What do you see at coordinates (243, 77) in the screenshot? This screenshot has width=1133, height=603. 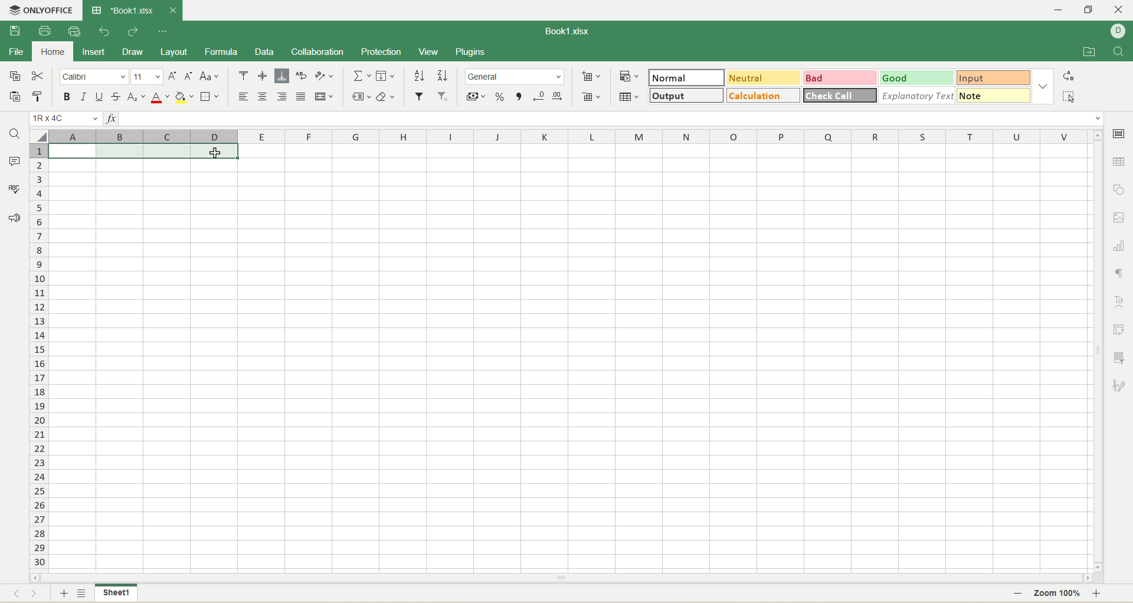 I see `align top` at bounding box center [243, 77].